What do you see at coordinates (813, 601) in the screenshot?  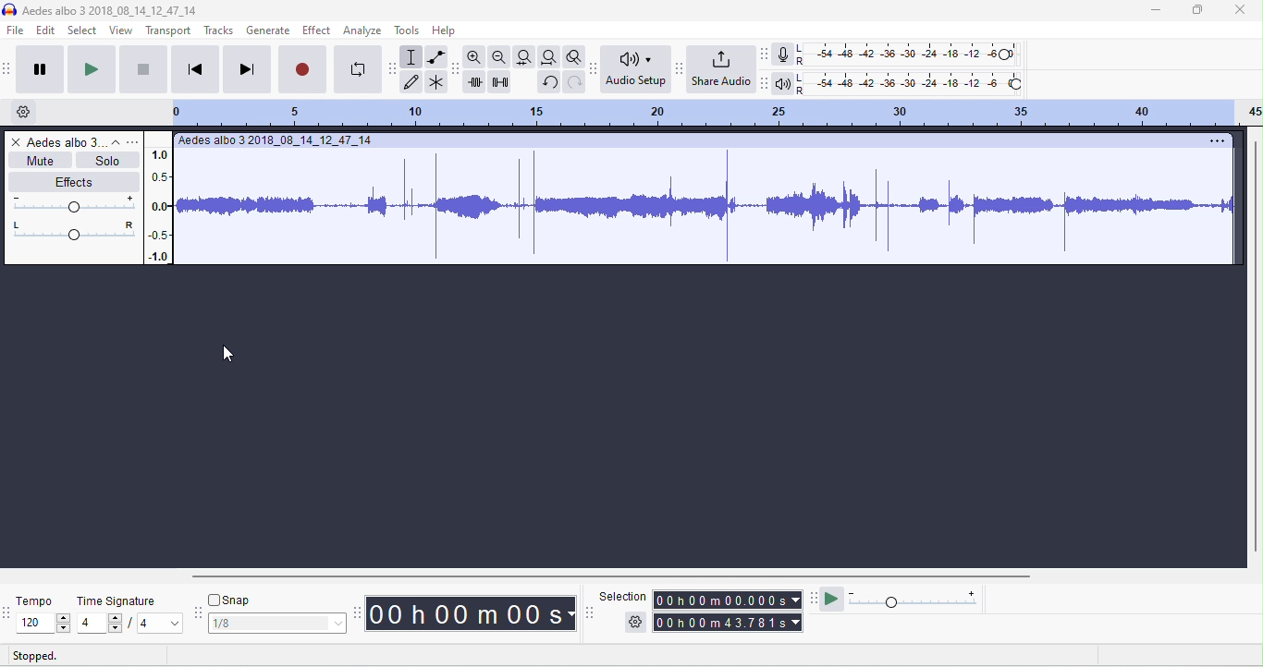 I see `play at speed tool bra` at bounding box center [813, 601].